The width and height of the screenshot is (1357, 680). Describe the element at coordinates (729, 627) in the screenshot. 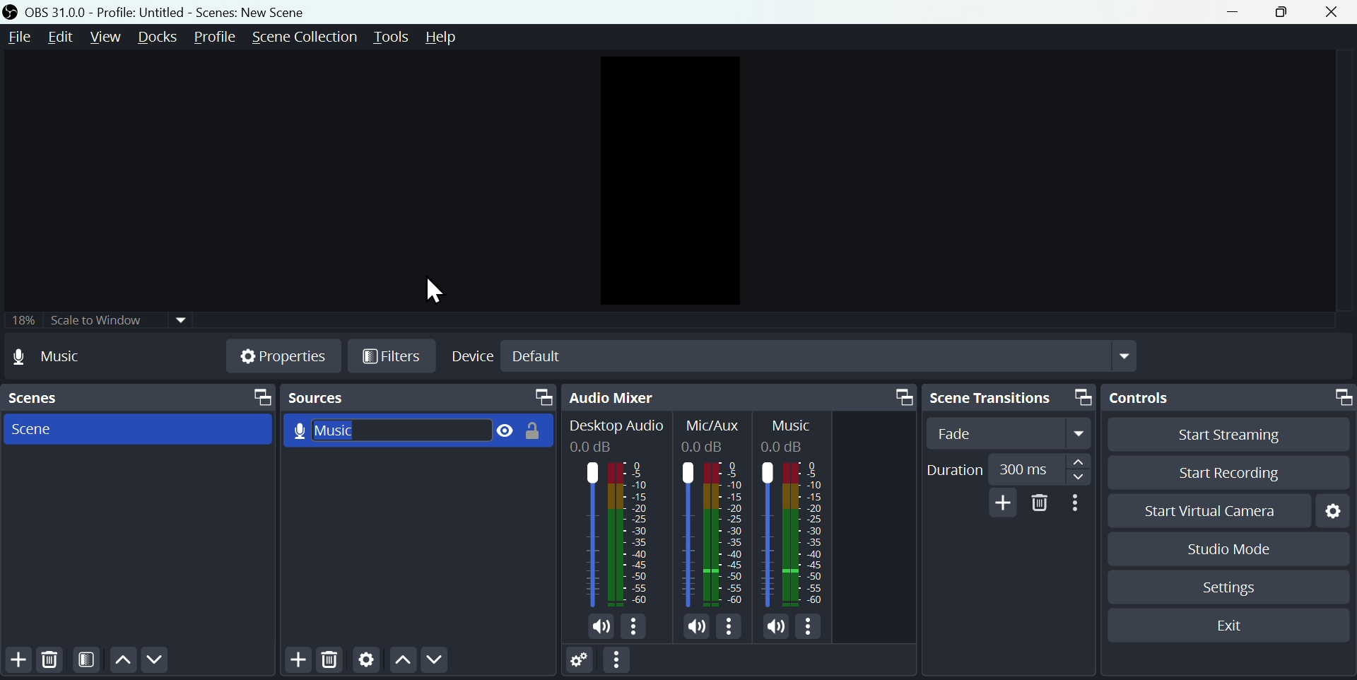

I see `Options` at that location.